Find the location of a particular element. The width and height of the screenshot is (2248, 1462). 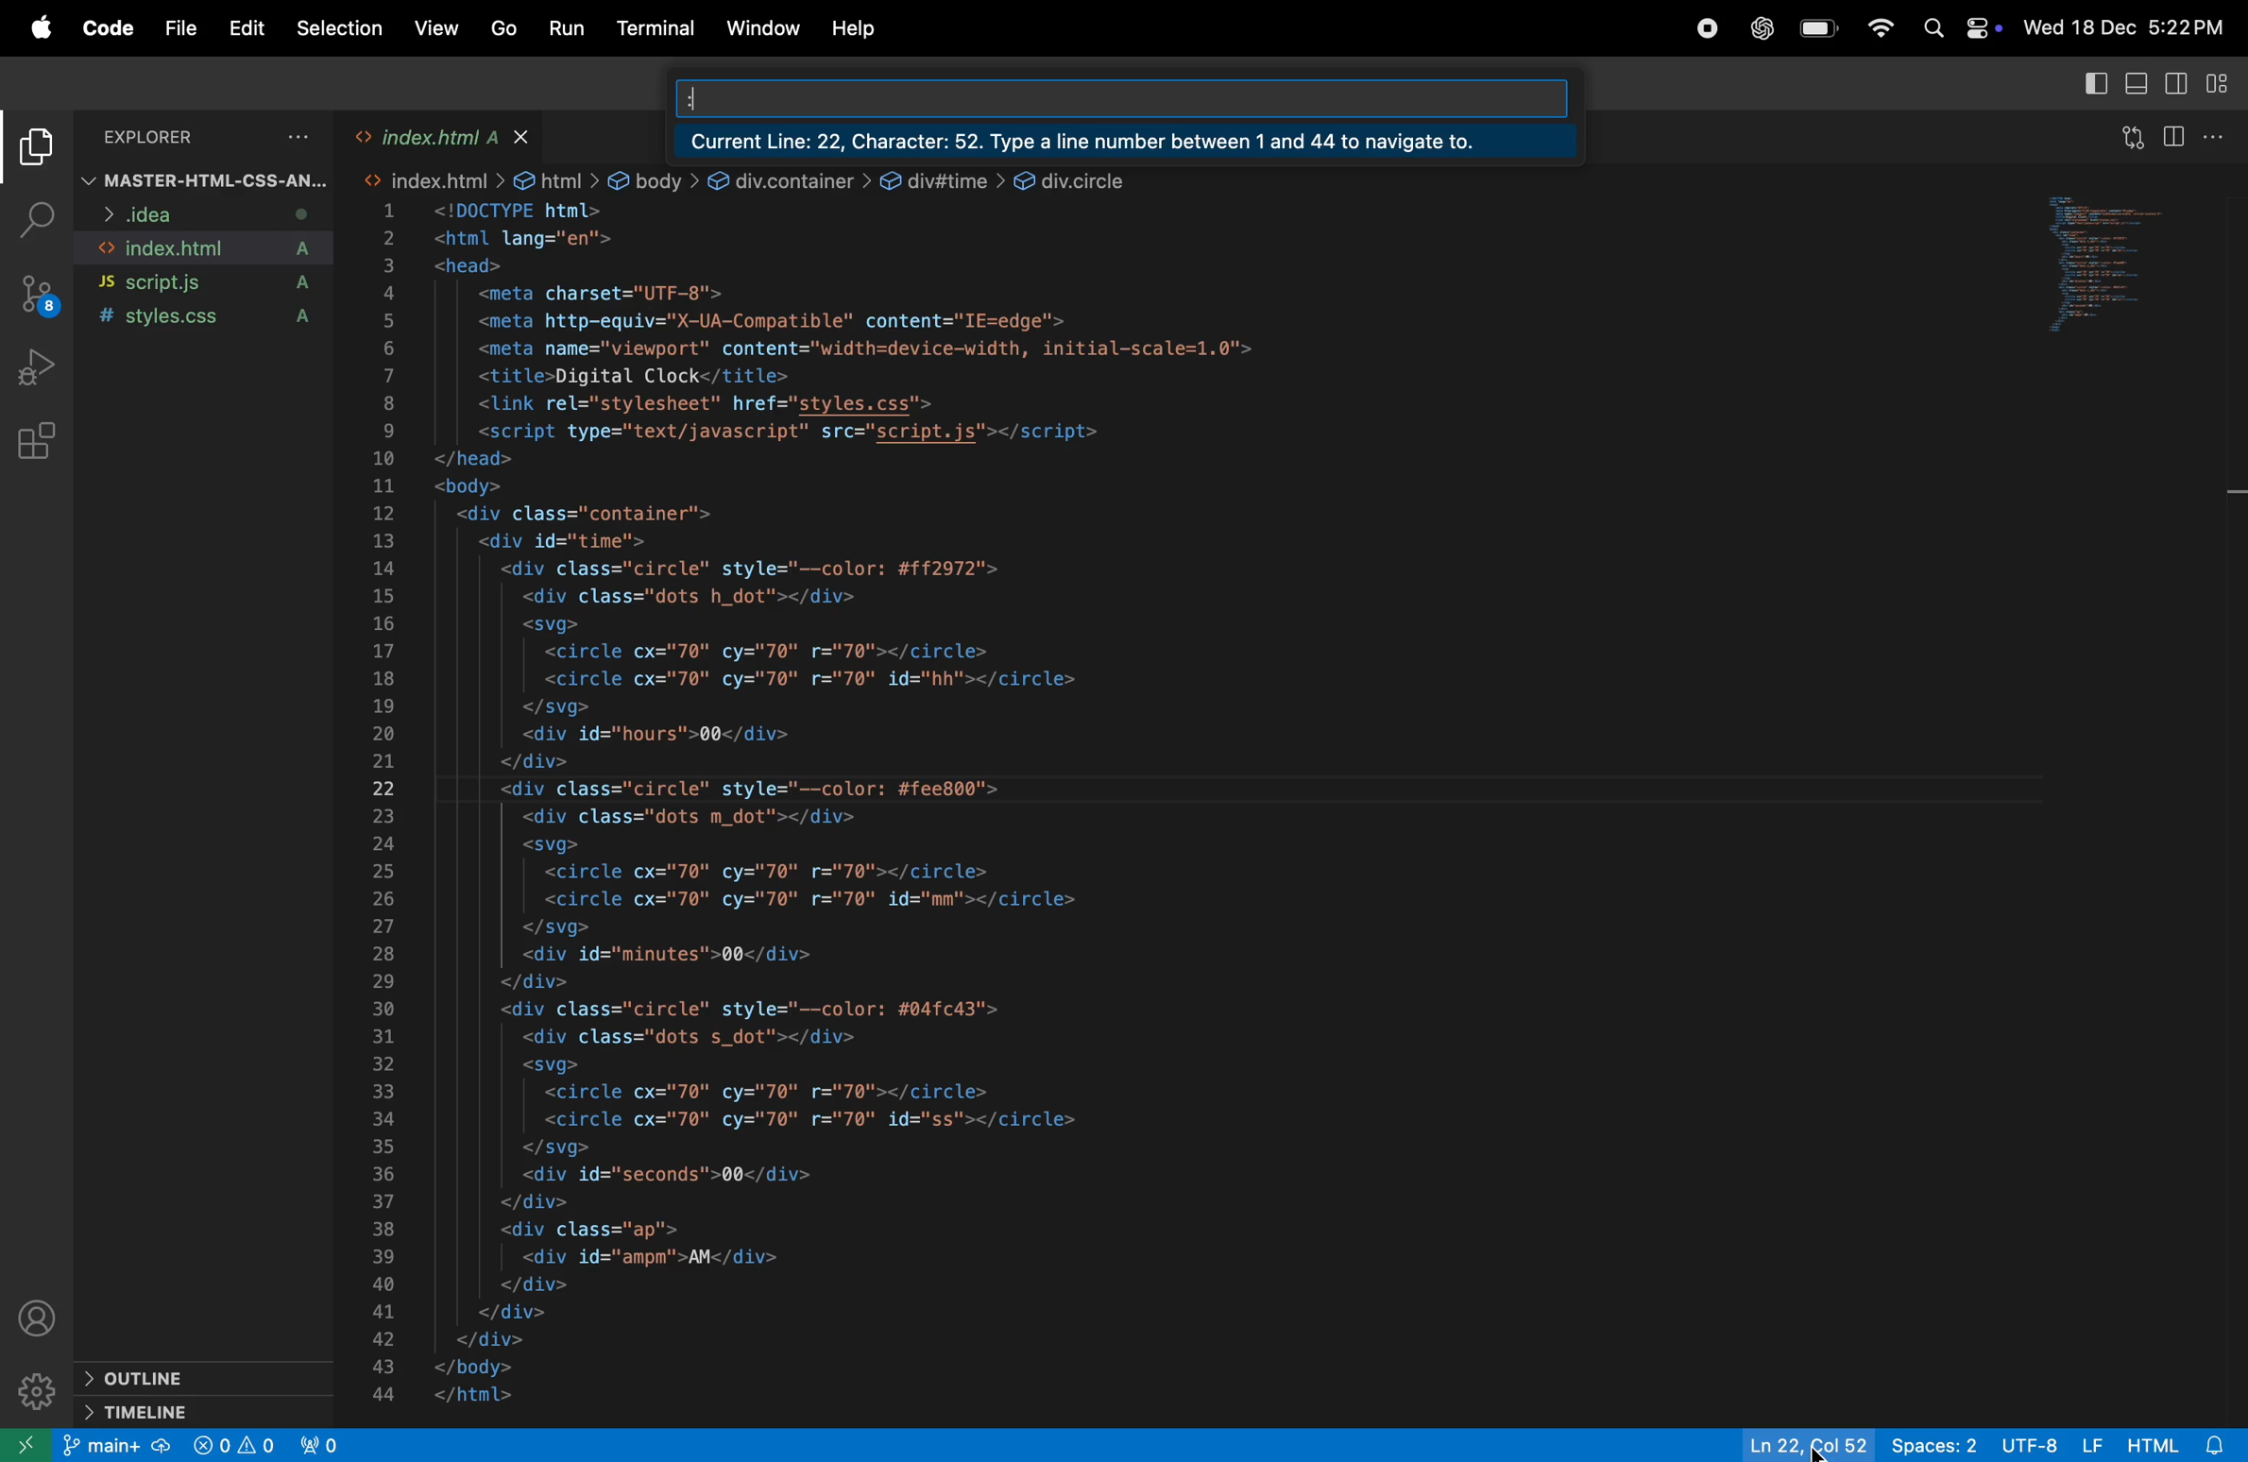

utf -8 lf is located at coordinates (2053, 1443).